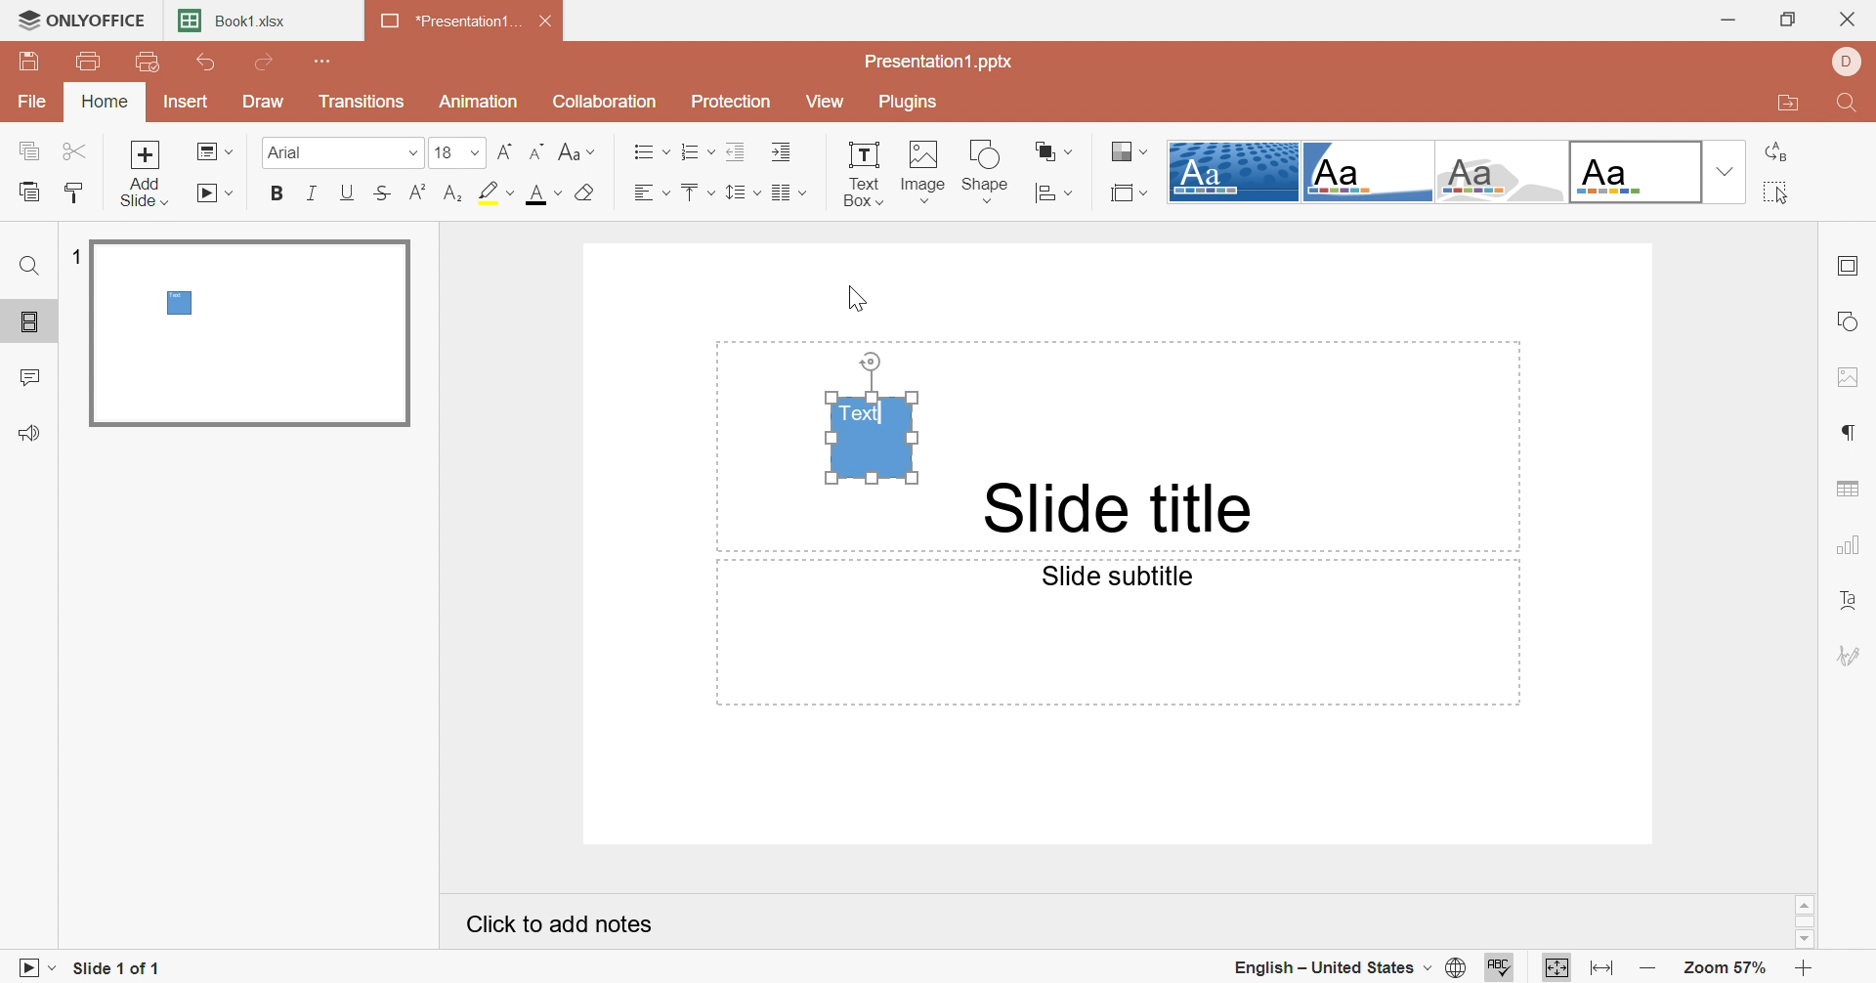 The height and width of the screenshot is (983, 1876). I want to click on Italic, so click(310, 194).